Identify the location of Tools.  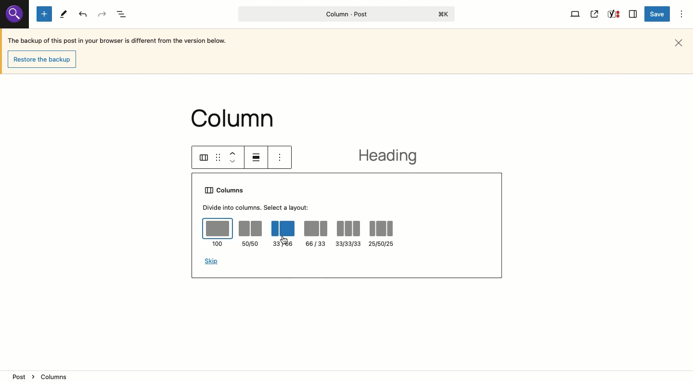
(64, 14).